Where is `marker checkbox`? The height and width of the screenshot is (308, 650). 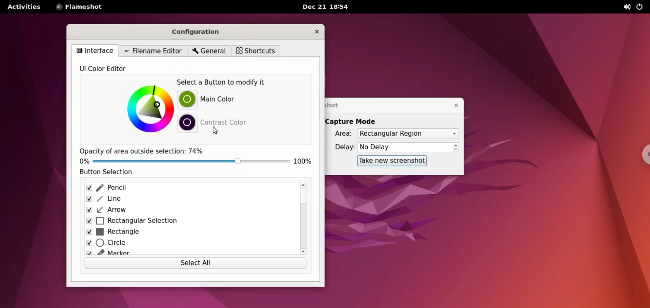 marker checkbox is located at coordinates (189, 253).